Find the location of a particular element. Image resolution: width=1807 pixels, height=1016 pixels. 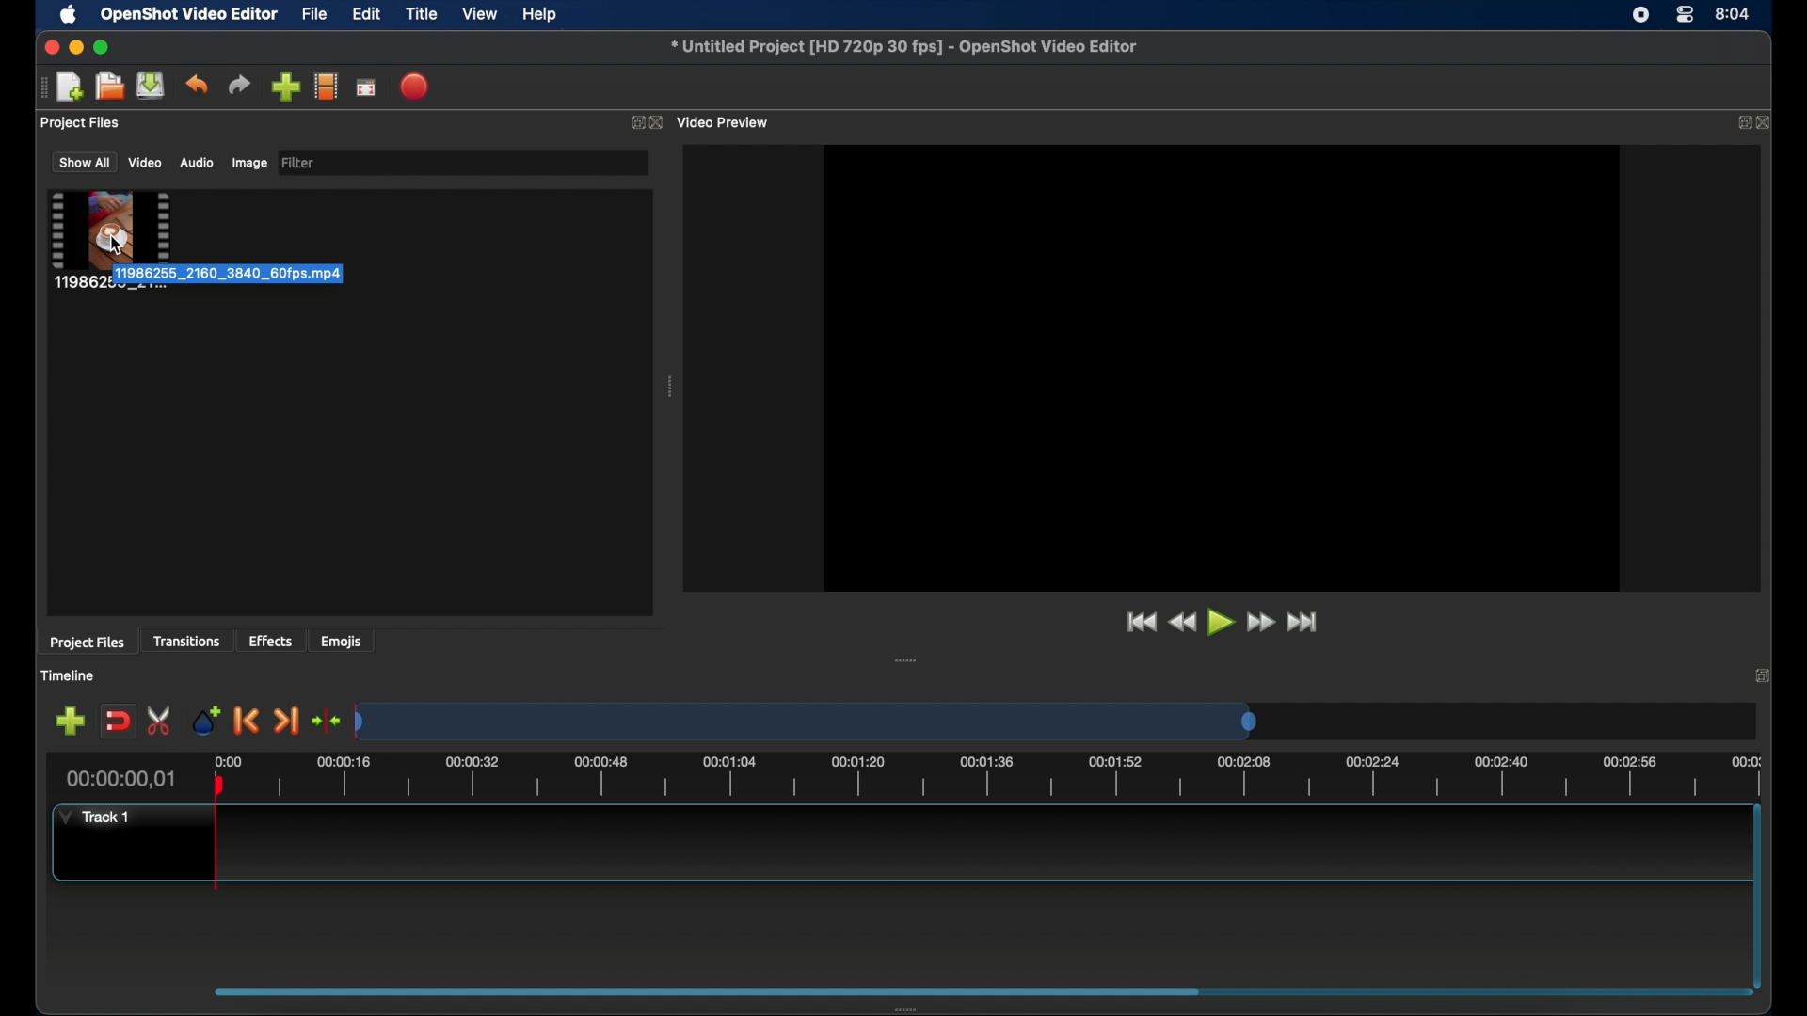

transitions is located at coordinates (186, 643).